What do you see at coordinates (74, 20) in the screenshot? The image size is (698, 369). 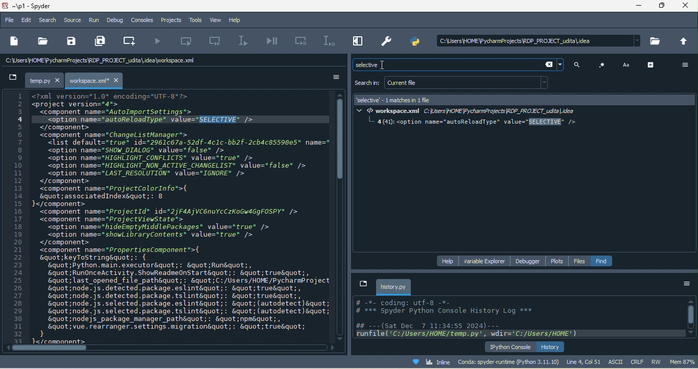 I see `source` at bounding box center [74, 20].